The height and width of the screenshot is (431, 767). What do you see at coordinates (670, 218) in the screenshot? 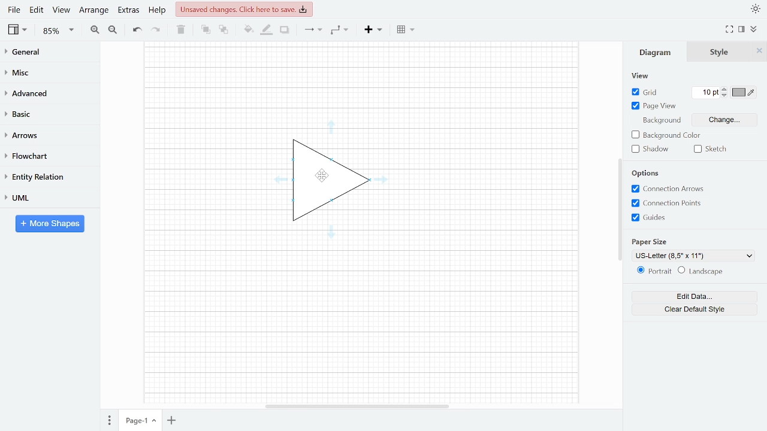
I see `Guides` at bounding box center [670, 218].